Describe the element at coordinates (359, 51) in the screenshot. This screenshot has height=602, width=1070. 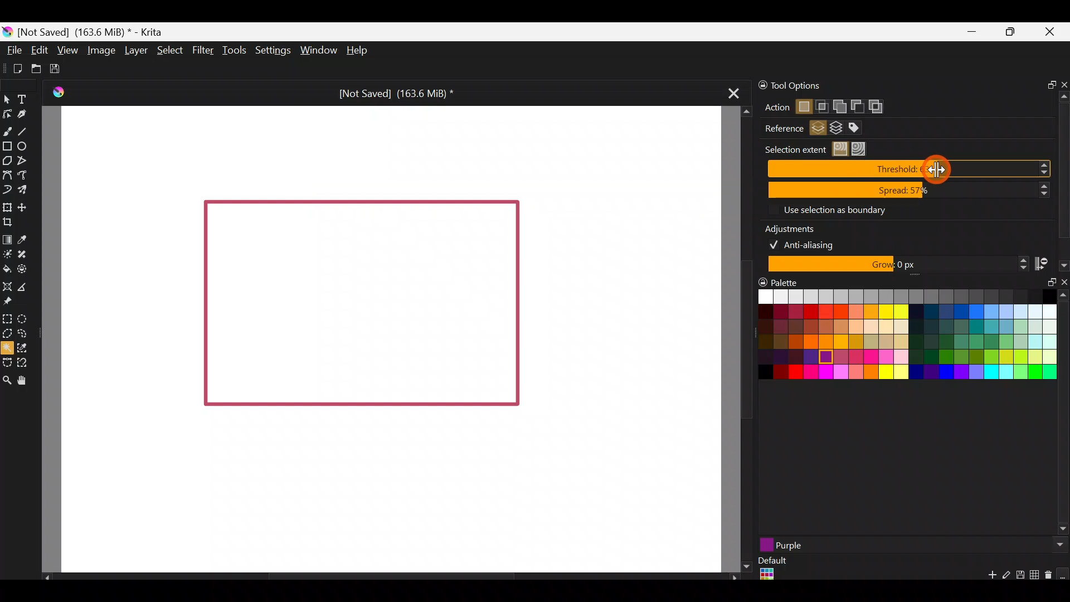
I see `Help` at that location.